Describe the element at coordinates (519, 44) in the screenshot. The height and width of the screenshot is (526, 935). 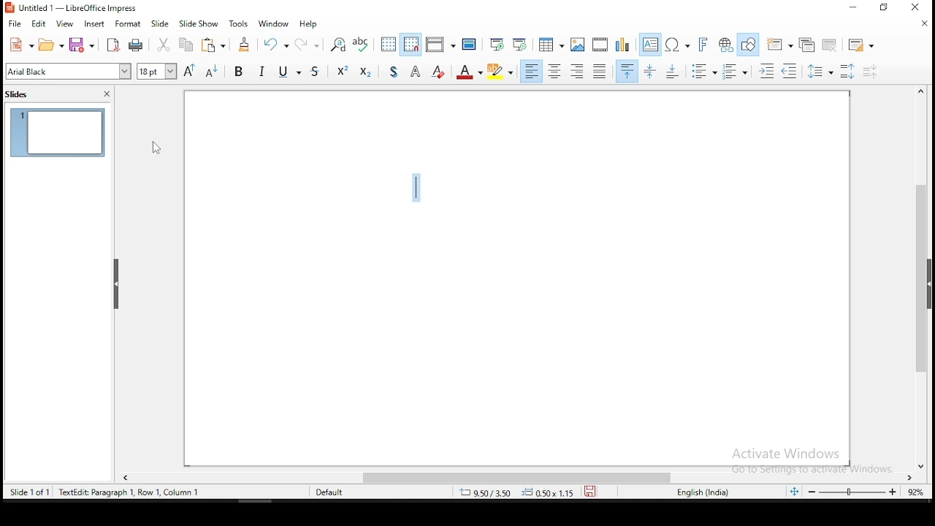
I see `start from current slide` at that location.